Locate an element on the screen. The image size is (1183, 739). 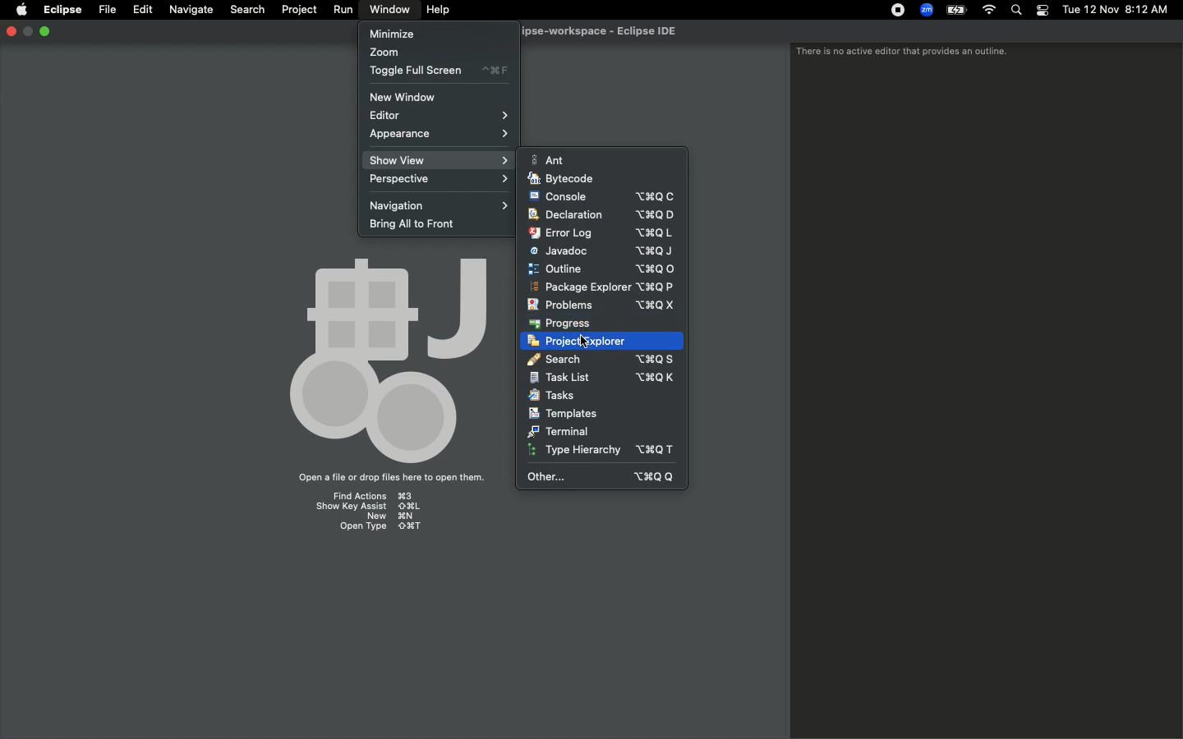
Toggle full screen is located at coordinates (436, 71).